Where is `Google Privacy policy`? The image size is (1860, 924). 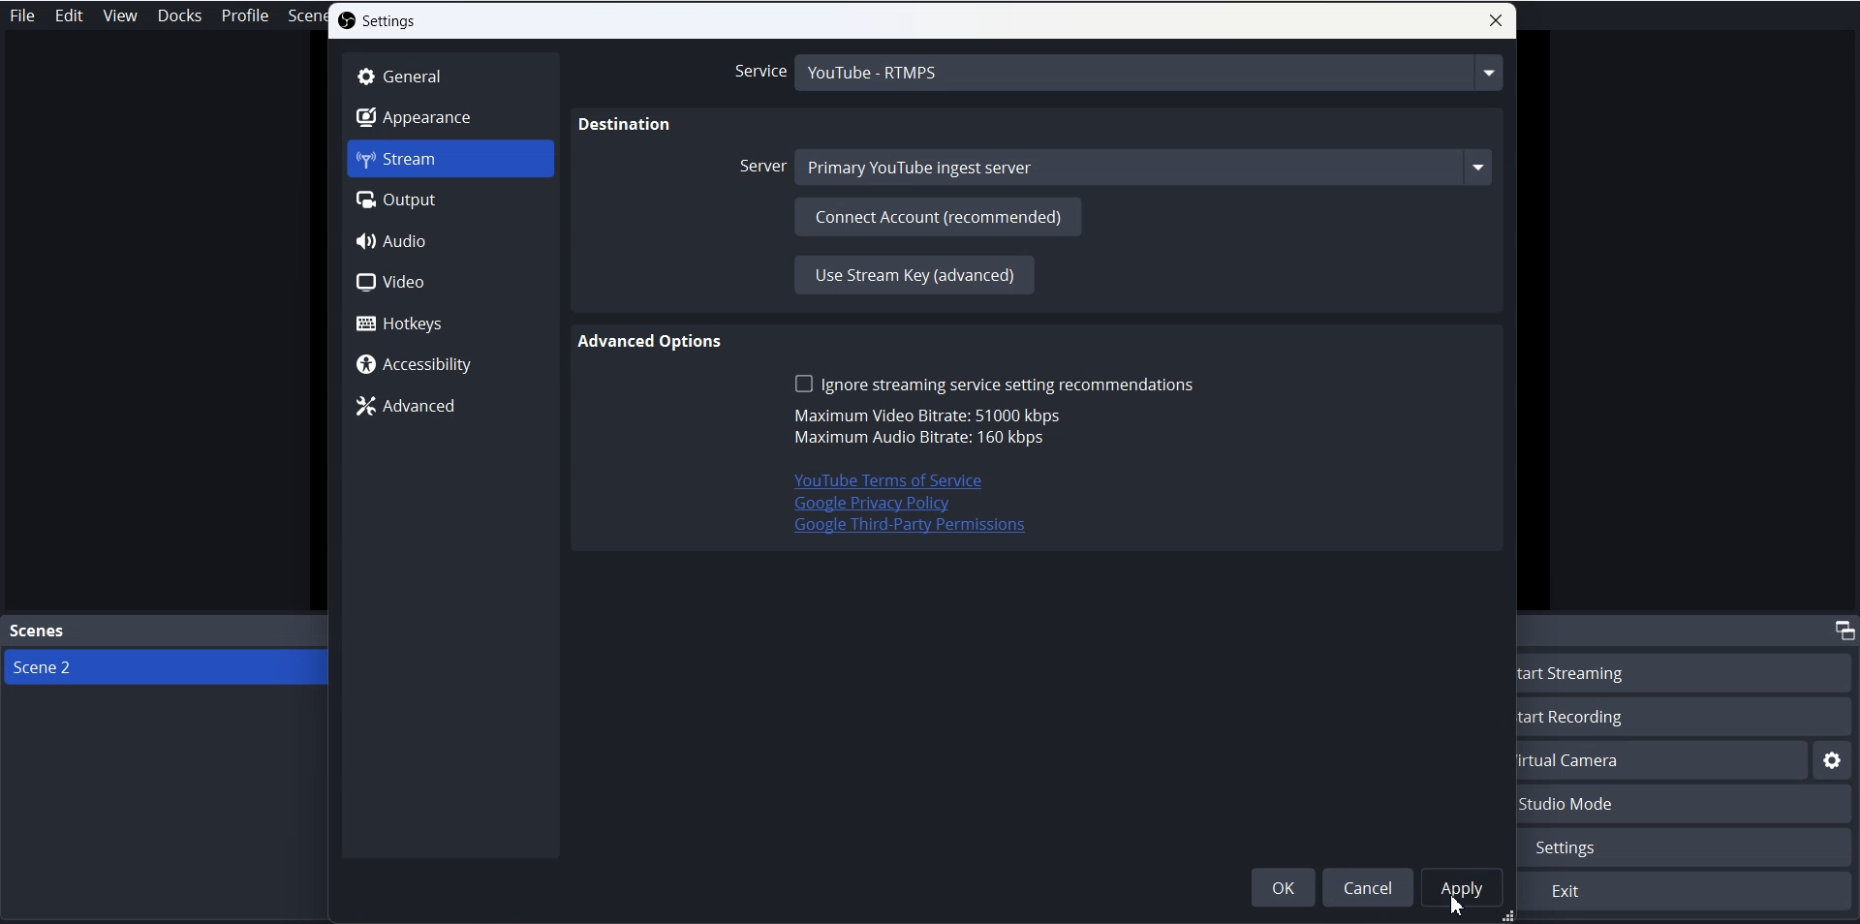
Google Privacy policy is located at coordinates (872, 505).